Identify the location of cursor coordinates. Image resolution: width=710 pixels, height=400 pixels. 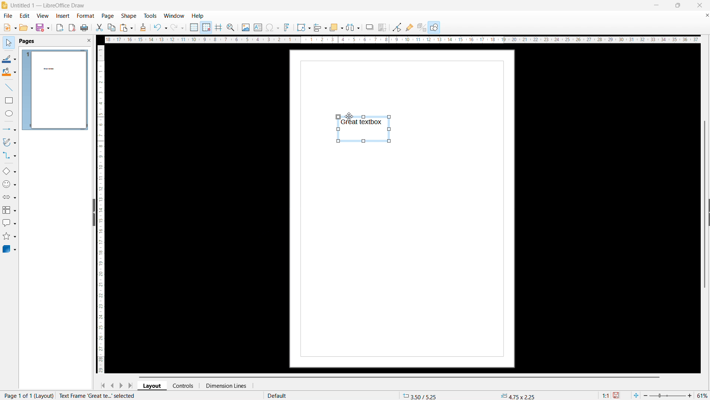
(421, 395).